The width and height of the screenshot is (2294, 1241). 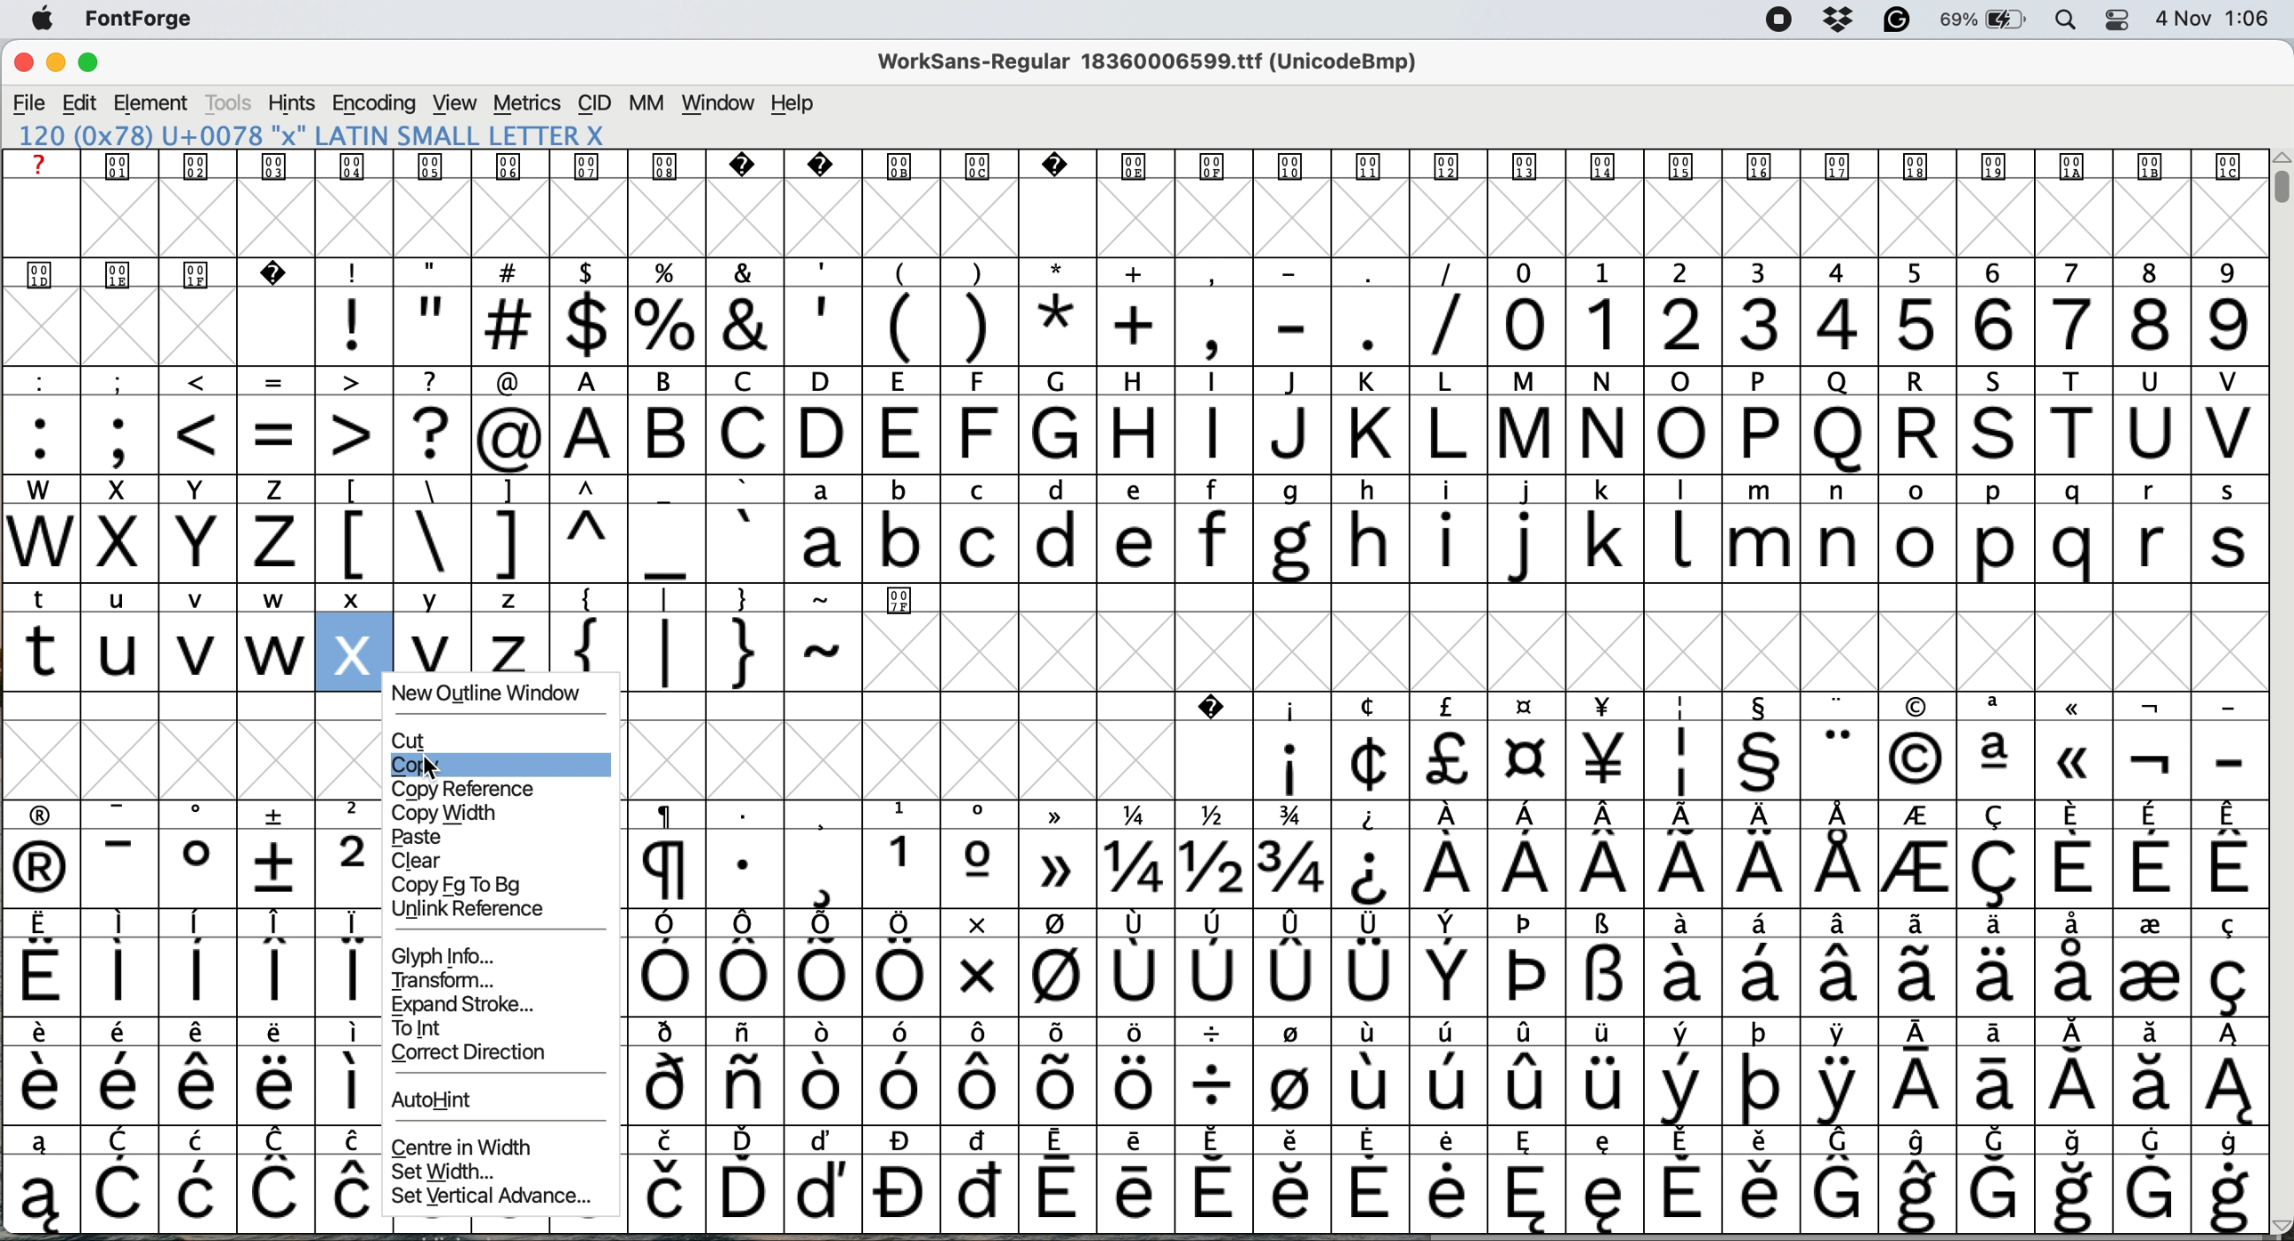 What do you see at coordinates (2215, 19) in the screenshot?
I see `date and time` at bounding box center [2215, 19].